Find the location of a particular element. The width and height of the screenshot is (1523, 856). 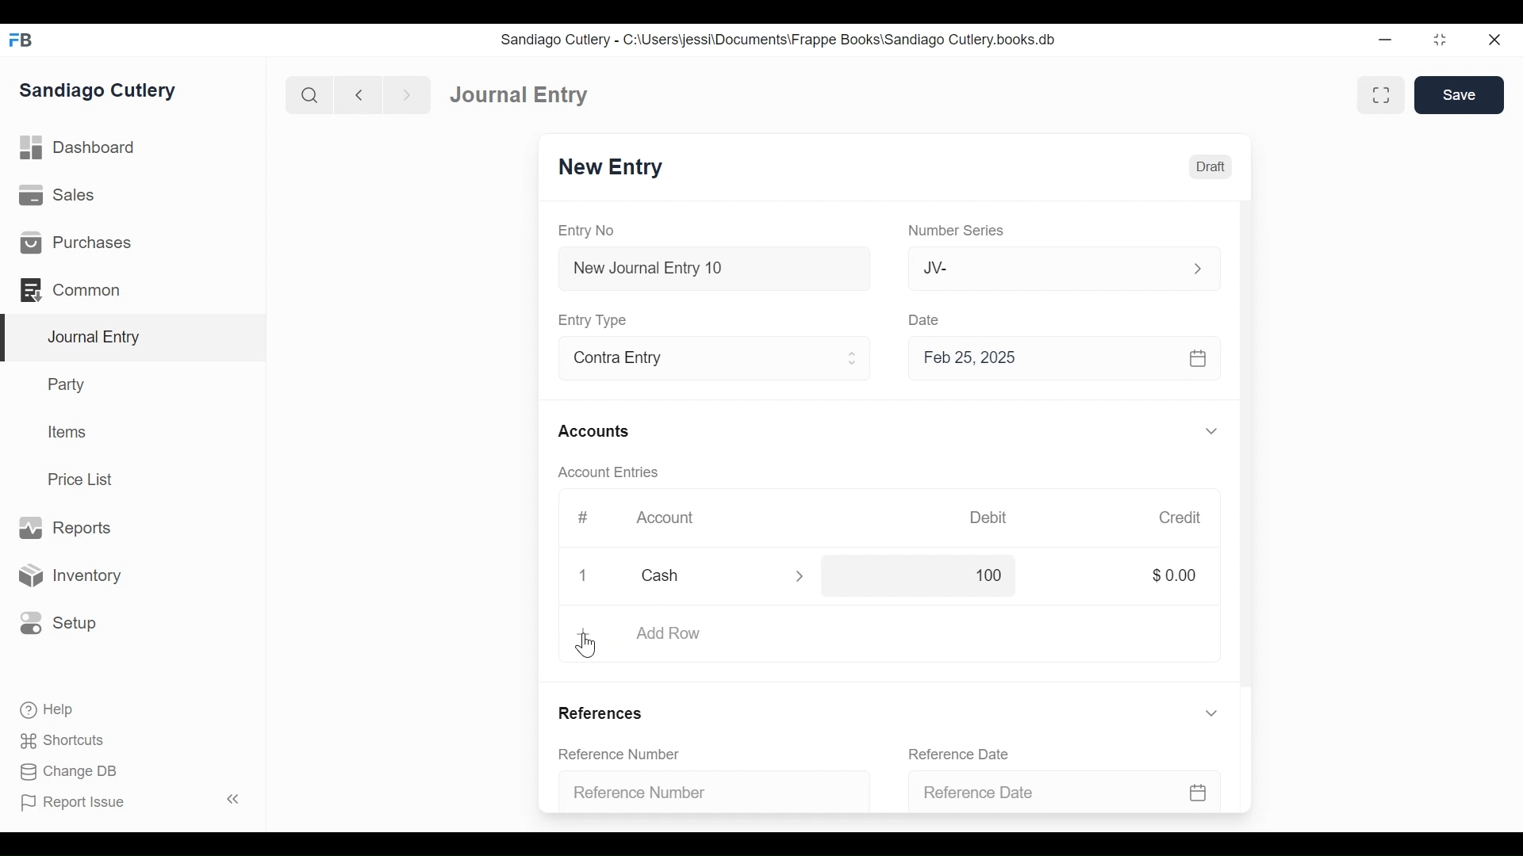

Cash is located at coordinates (707, 575).